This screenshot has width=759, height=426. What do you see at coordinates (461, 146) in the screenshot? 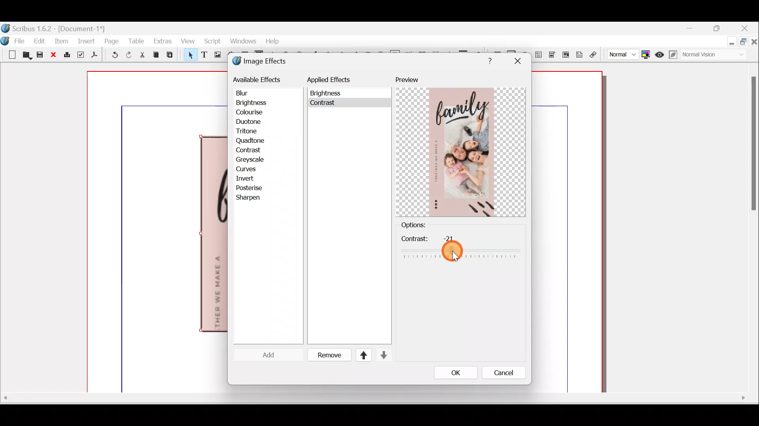
I see `Preview` at bounding box center [461, 146].